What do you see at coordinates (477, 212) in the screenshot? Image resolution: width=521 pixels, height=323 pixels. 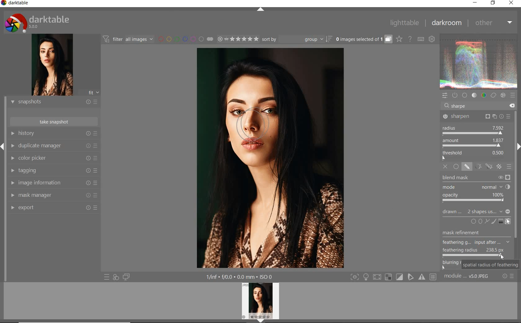 I see `DRAWN MASK` at bounding box center [477, 212].